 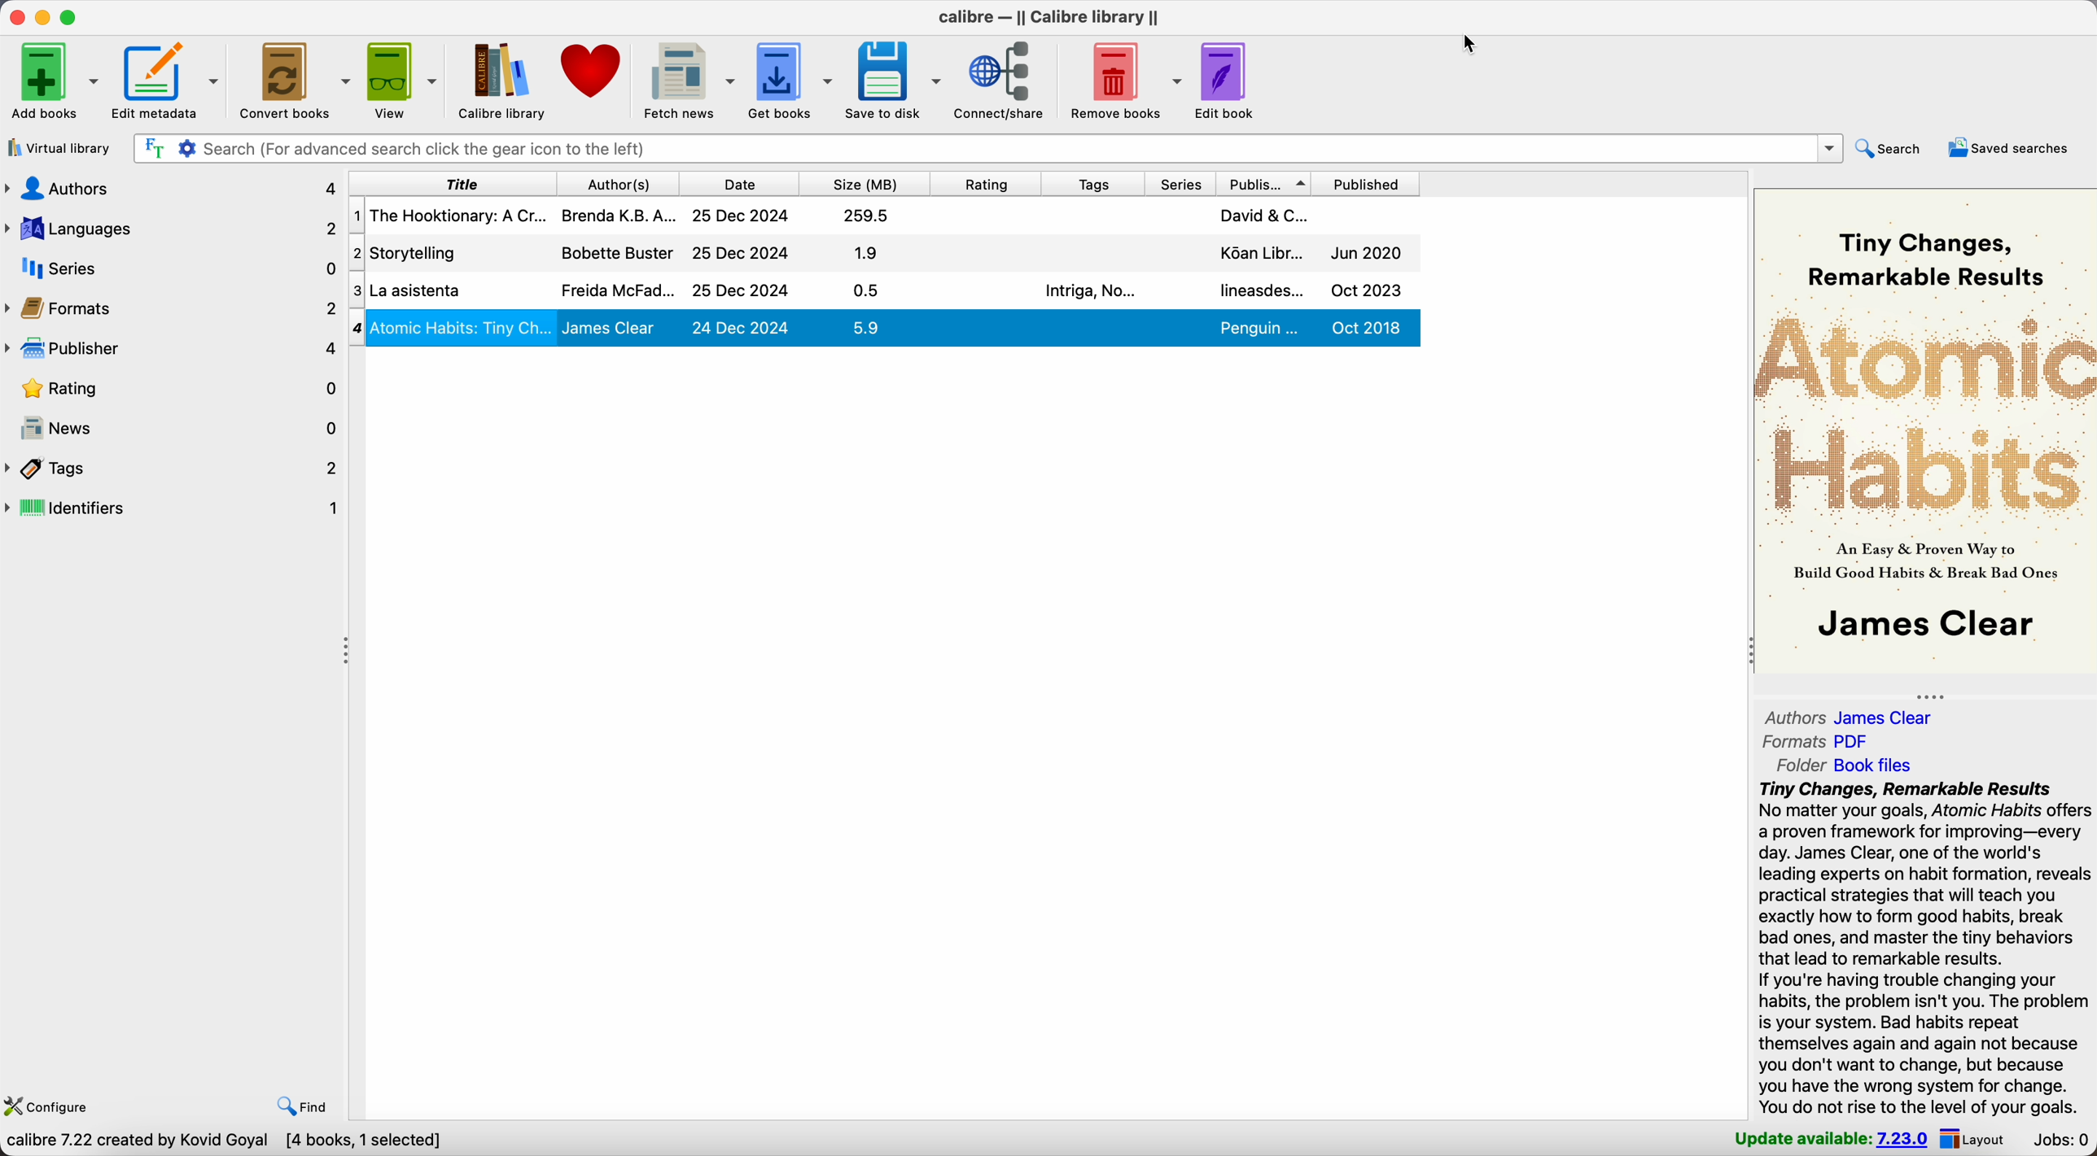 What do you see at coordinates (1231, 81) in the screenshot?
I see `edit book` at bounding box center [1231, 81].